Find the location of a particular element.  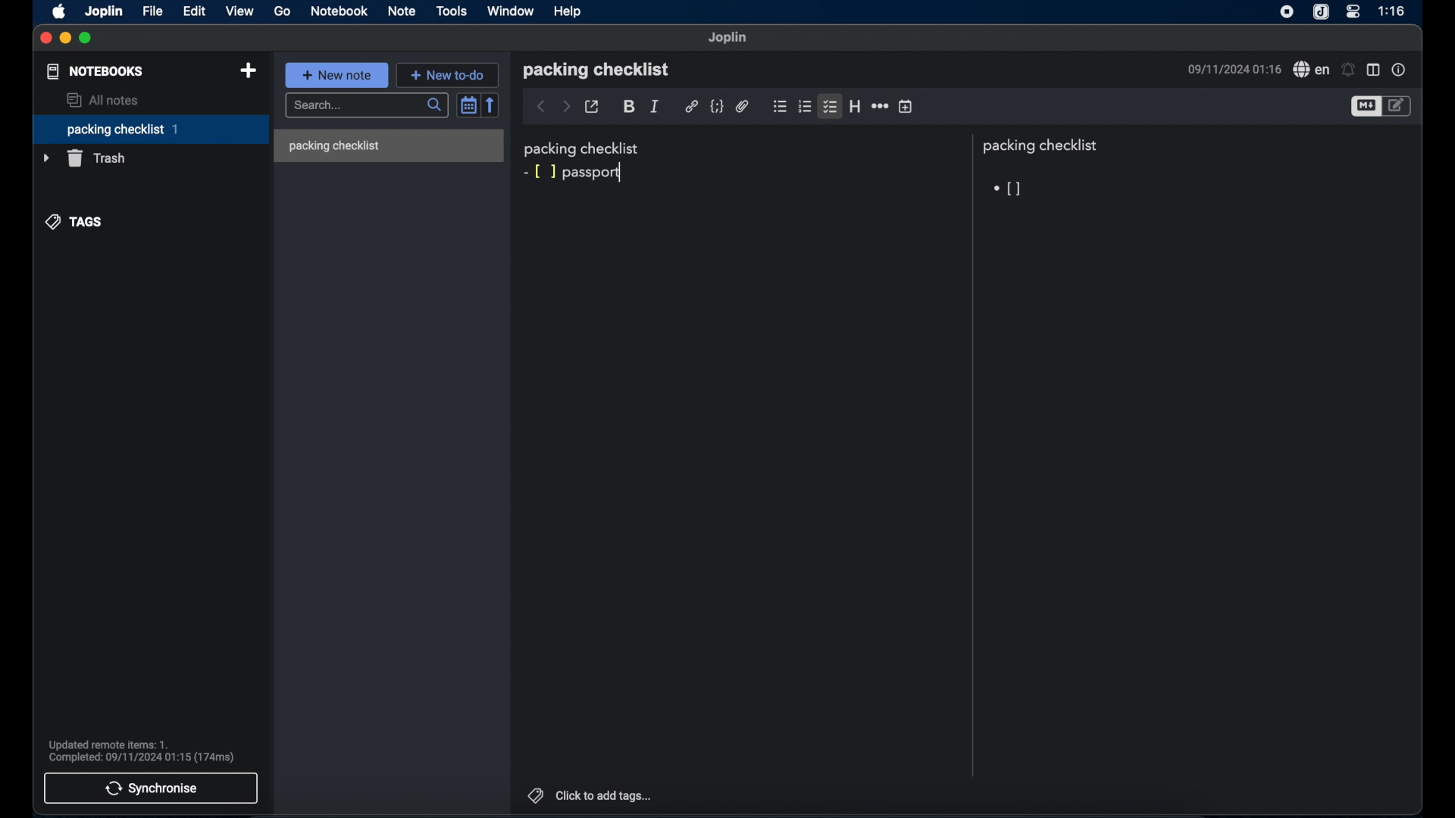

tools is located at coordinates (452, 11).